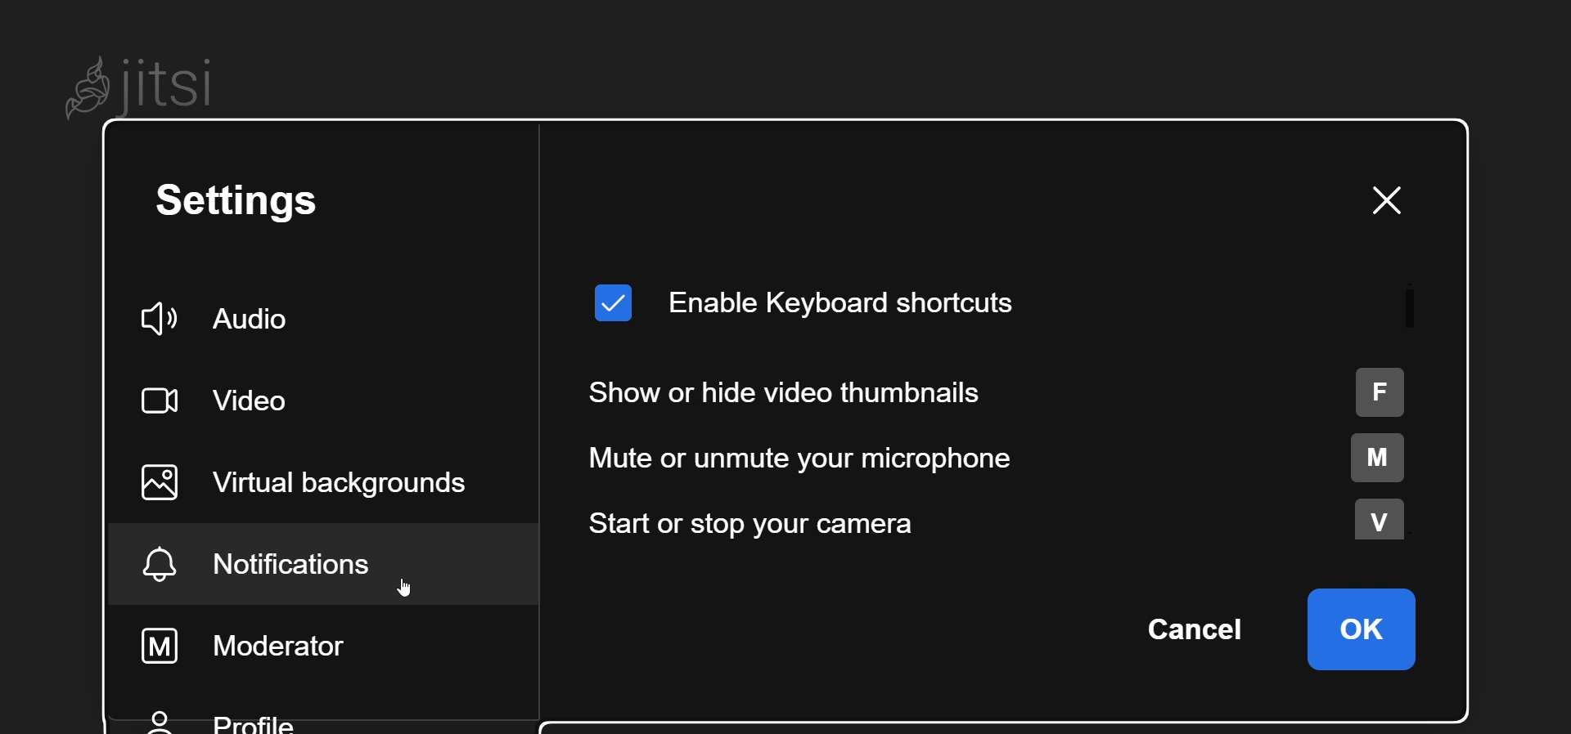 The image size is (1571, 734). I want to click on mute or unmute, so click(1006, 460).